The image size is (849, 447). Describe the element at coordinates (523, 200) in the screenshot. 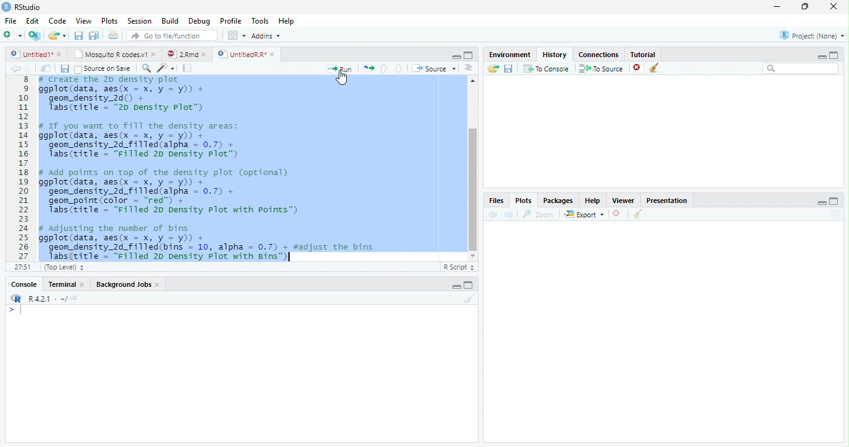

I see `Plots` at that location.